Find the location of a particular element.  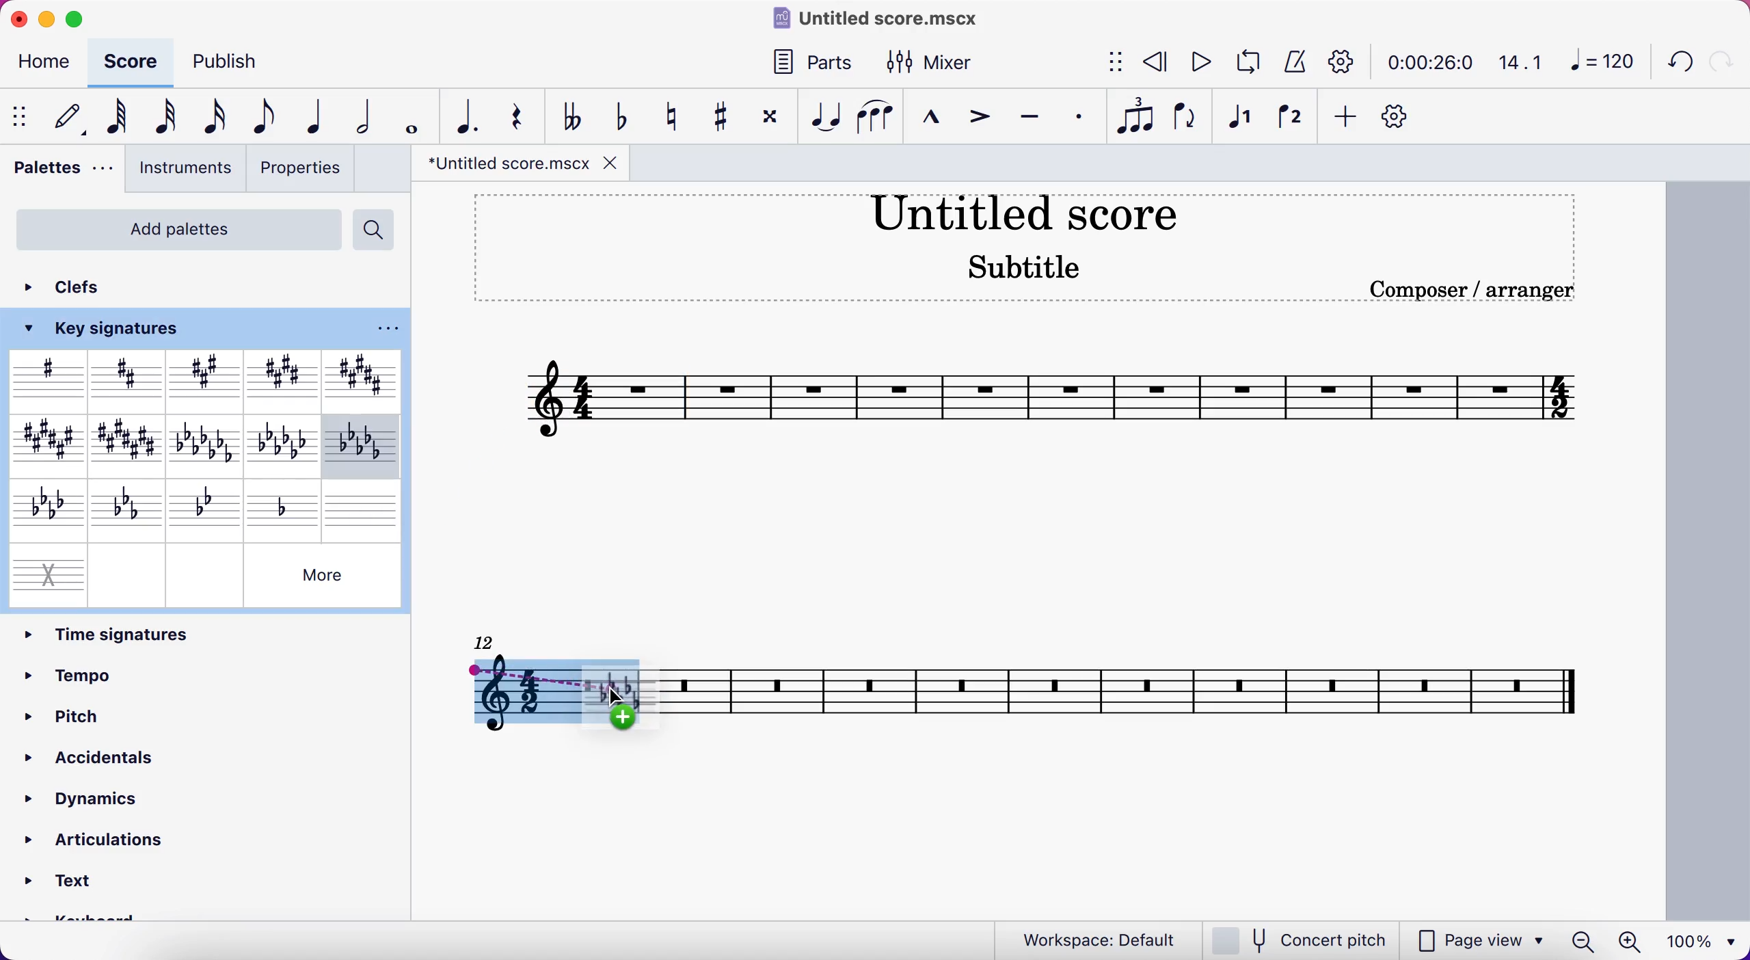

articulations is located at coordinates (97, 843).